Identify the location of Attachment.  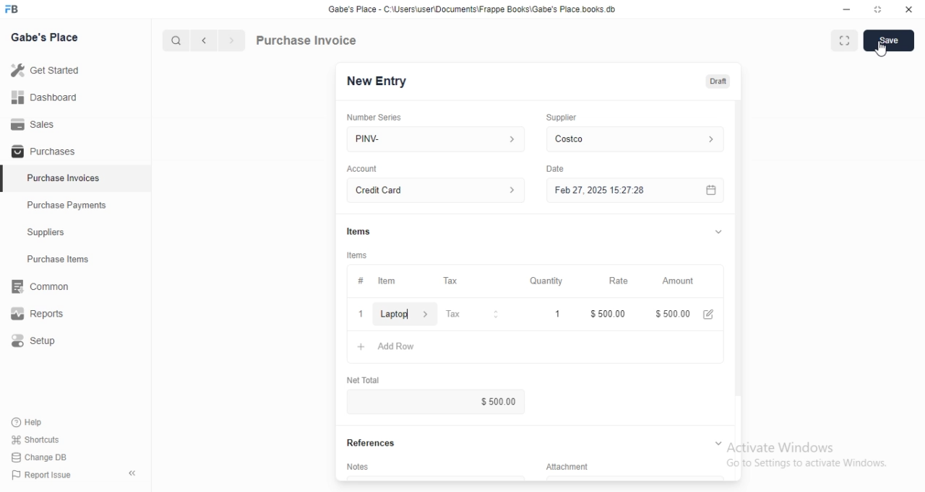
(567, 466).